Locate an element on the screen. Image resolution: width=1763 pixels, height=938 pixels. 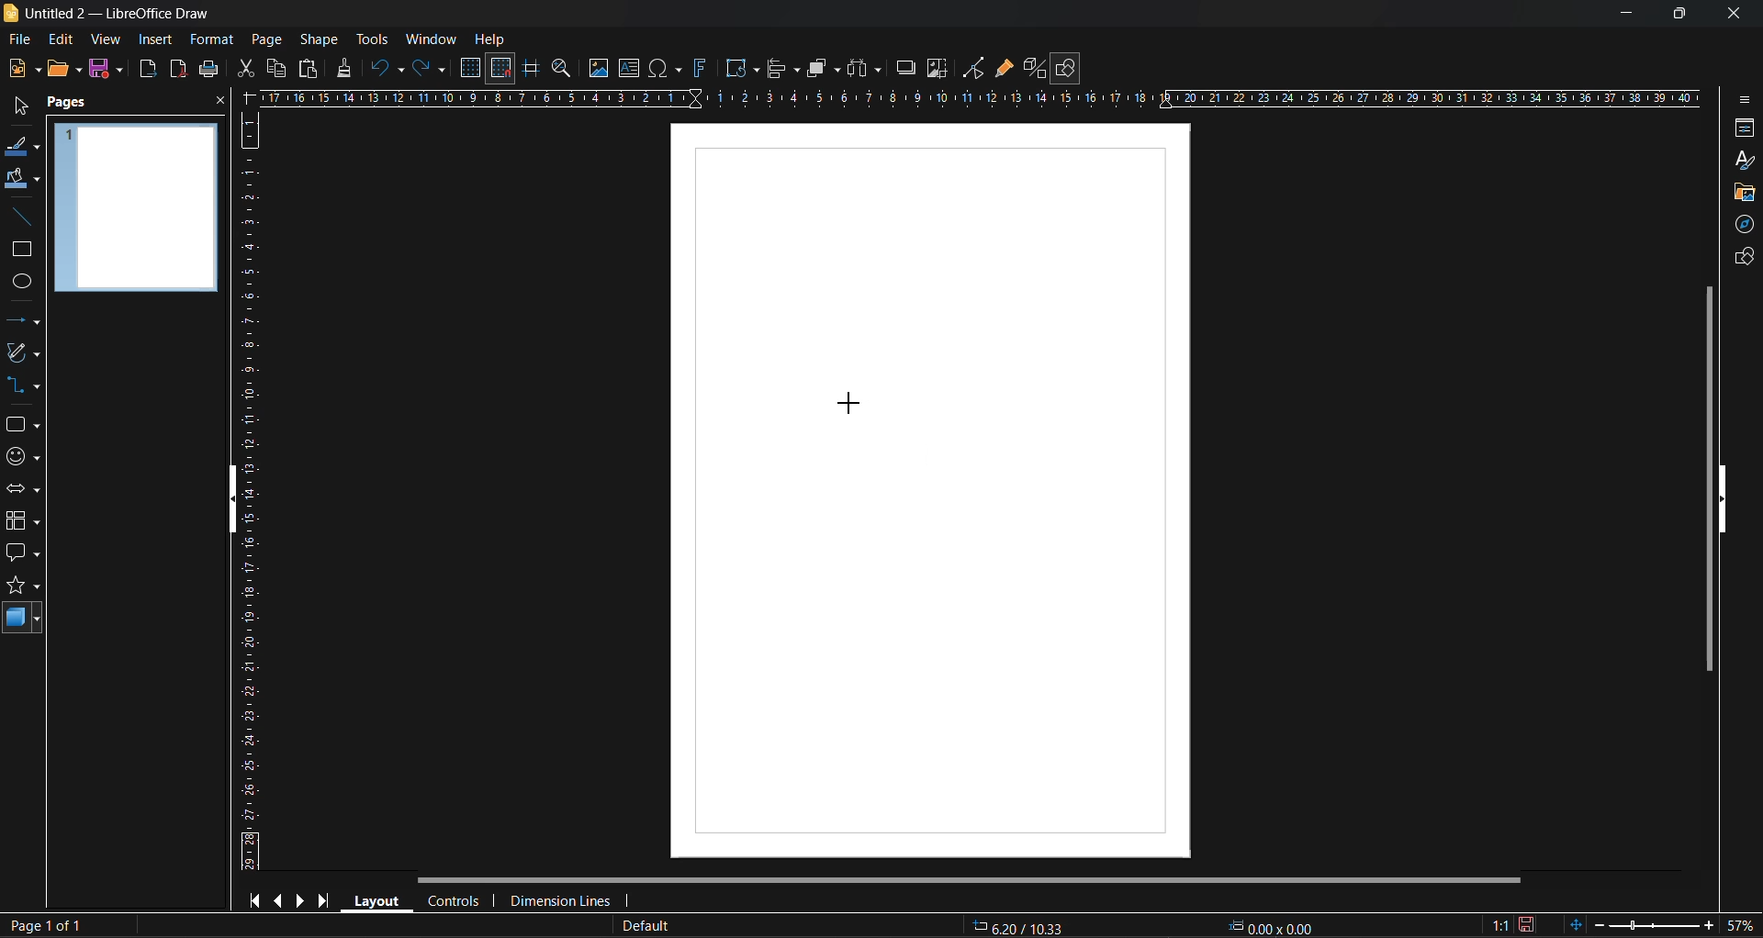
shapes is located at coordinates (21, 425).